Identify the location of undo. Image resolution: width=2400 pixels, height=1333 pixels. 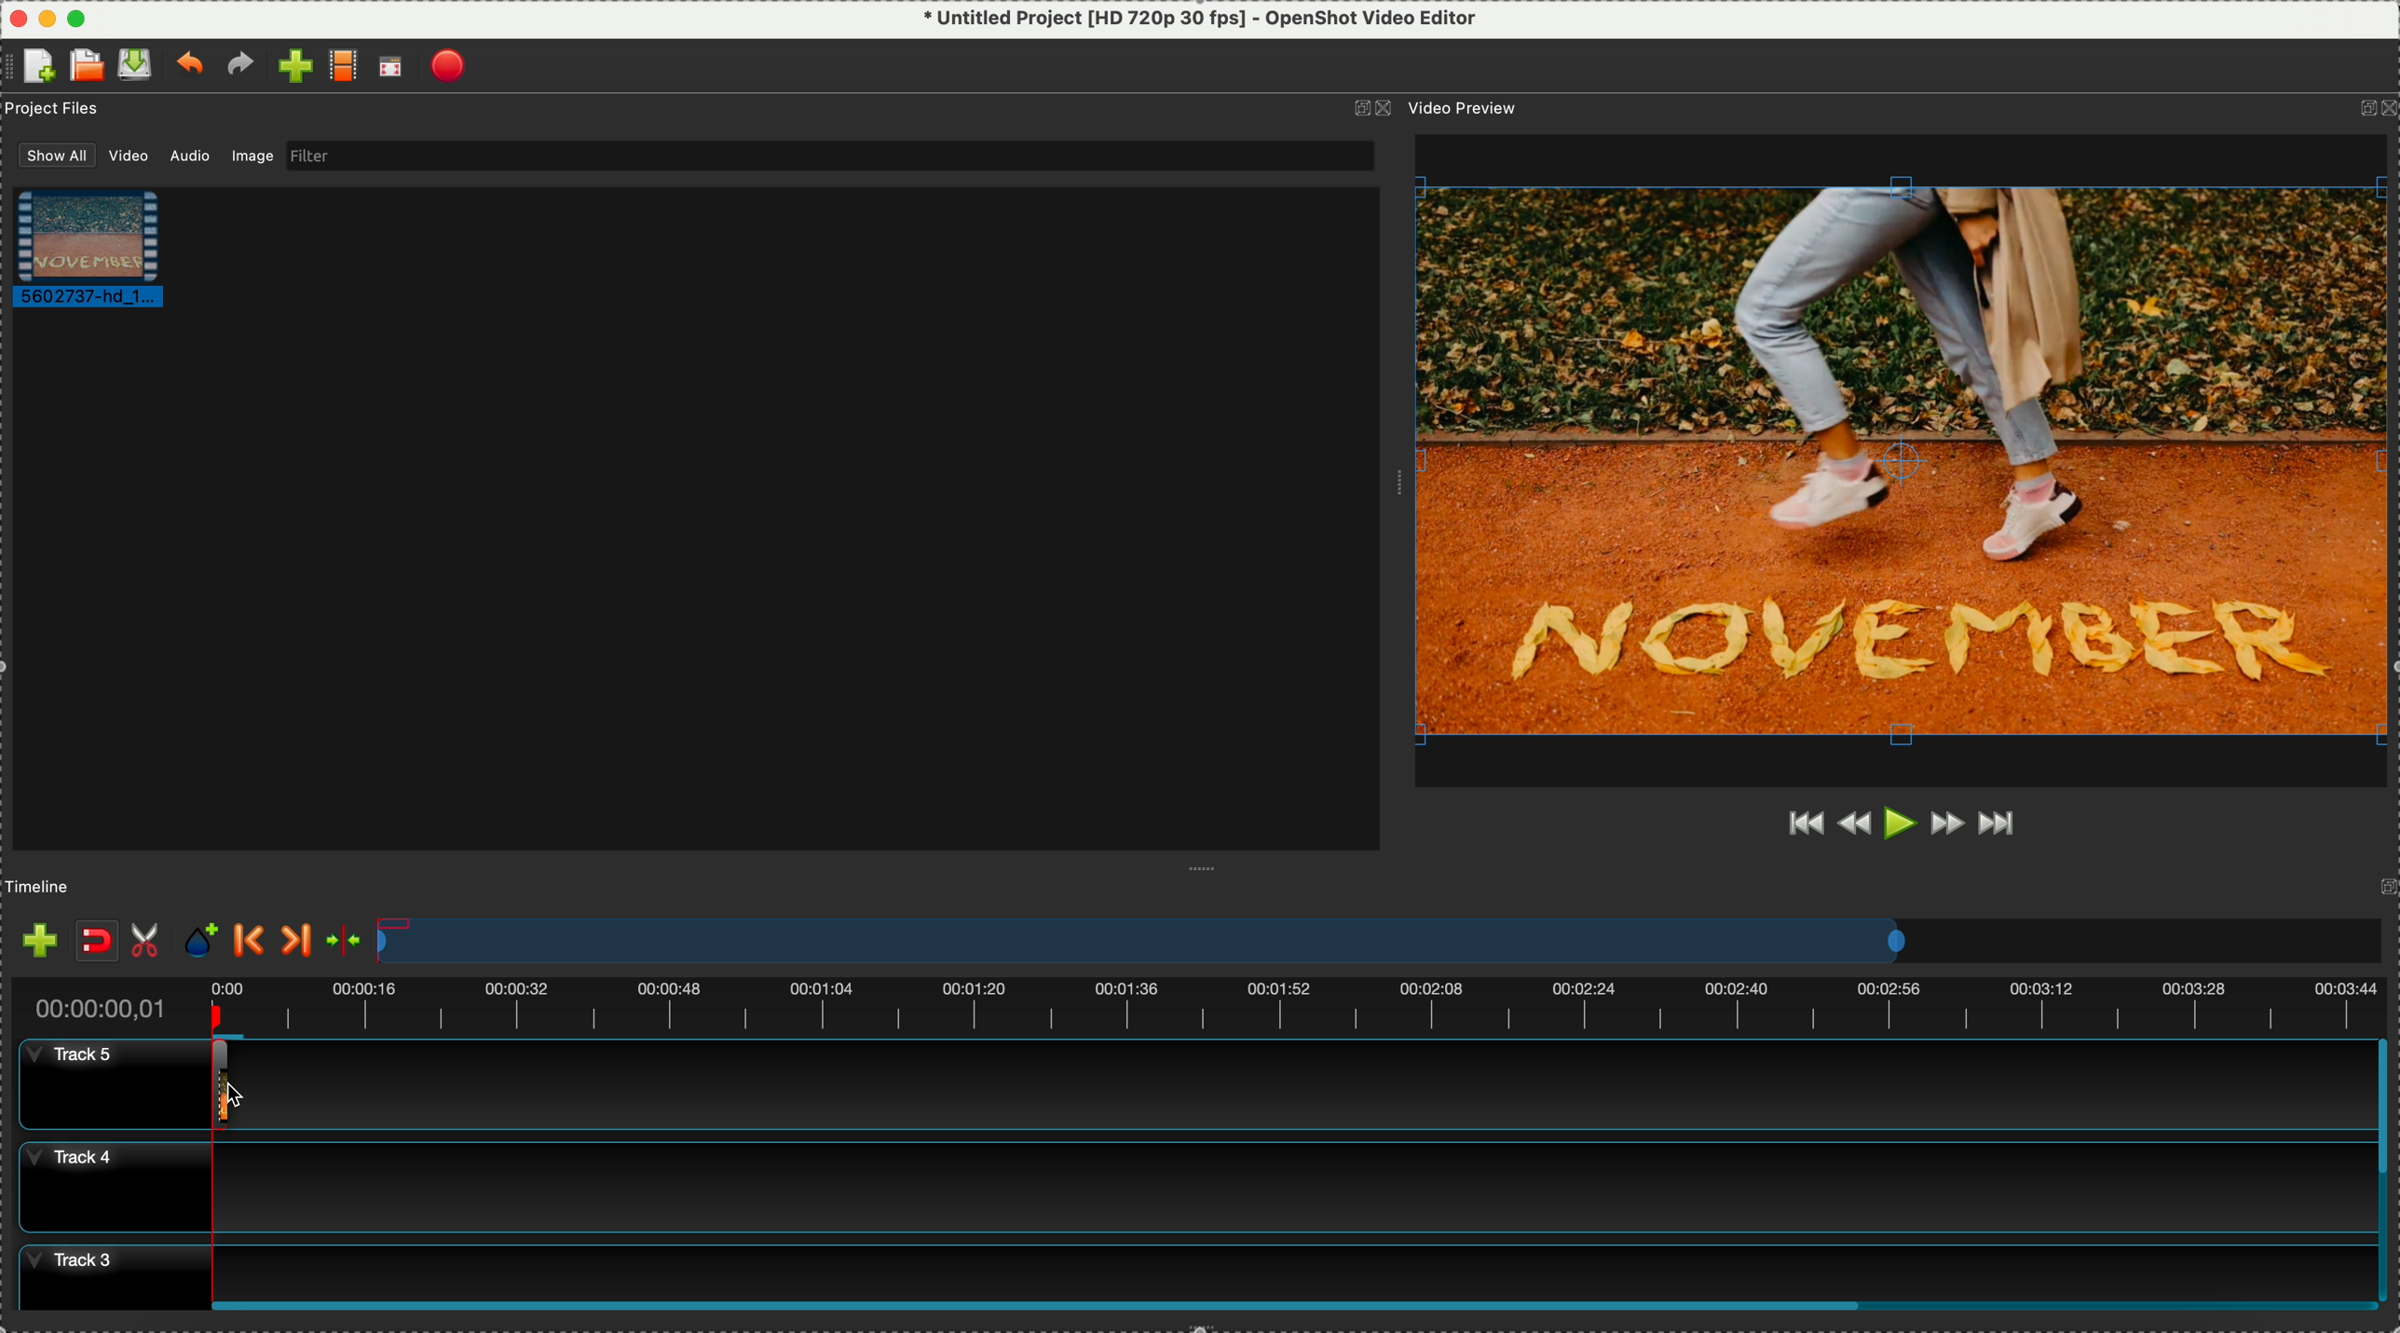
(188, 66).